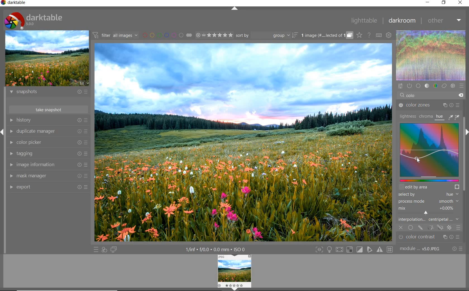 The width and height of the screenshot is (469, 291). Describe the element at coordinates (48, 154) in the screenshot. I see `tagging` at that location.